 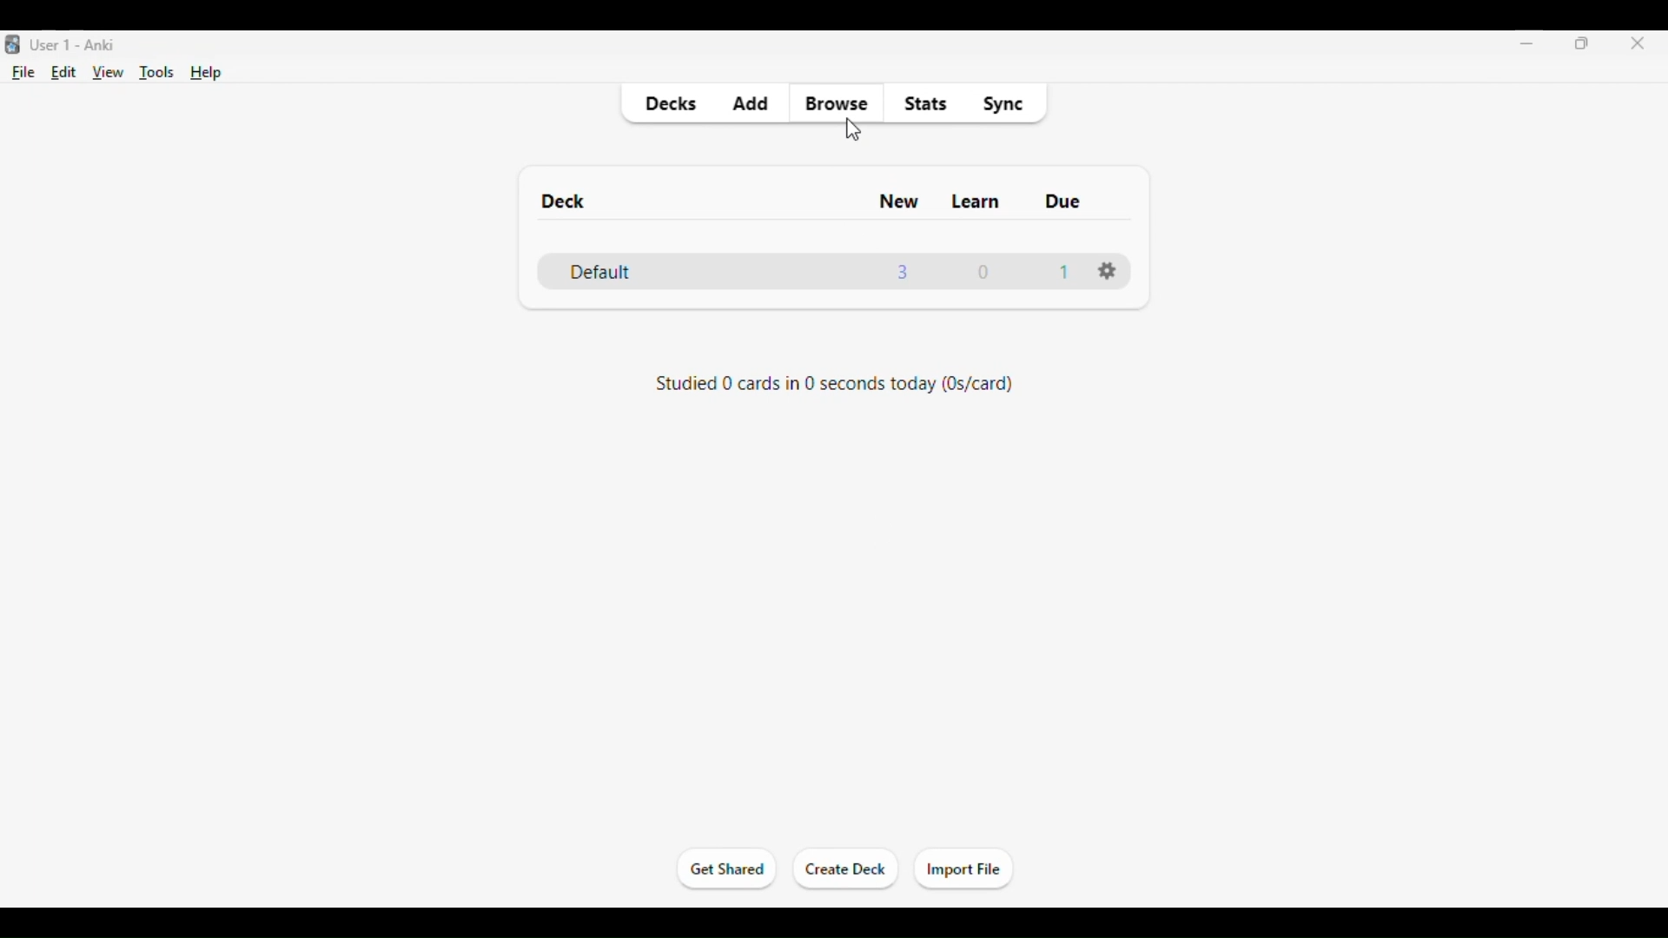 I want to click on 1, so click(x=1065, y=271).